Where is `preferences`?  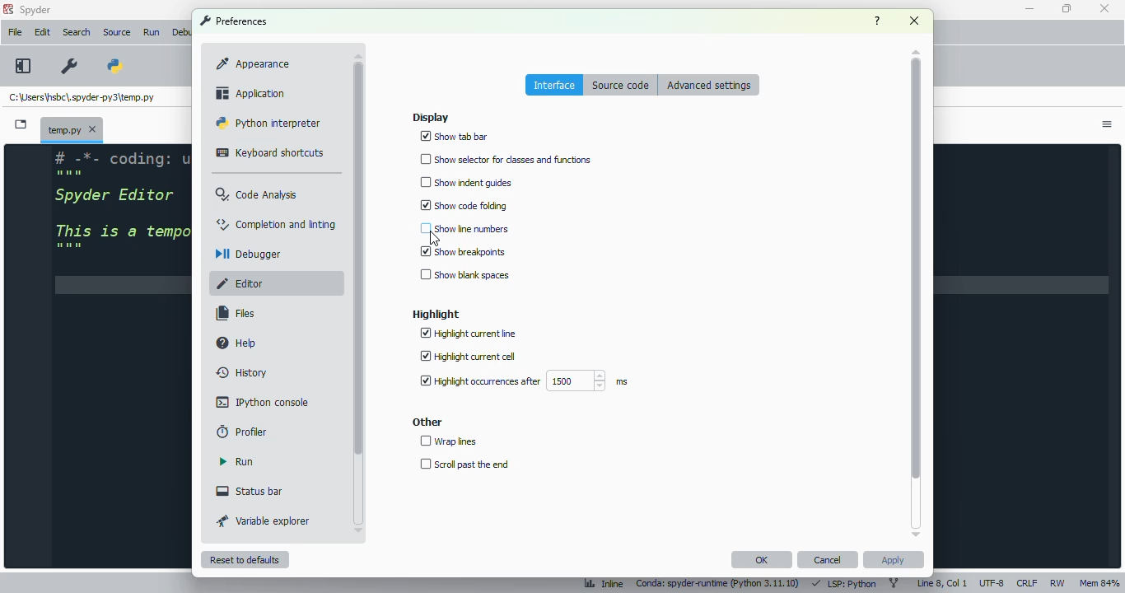
preferences is located at coordinates (234, 21).